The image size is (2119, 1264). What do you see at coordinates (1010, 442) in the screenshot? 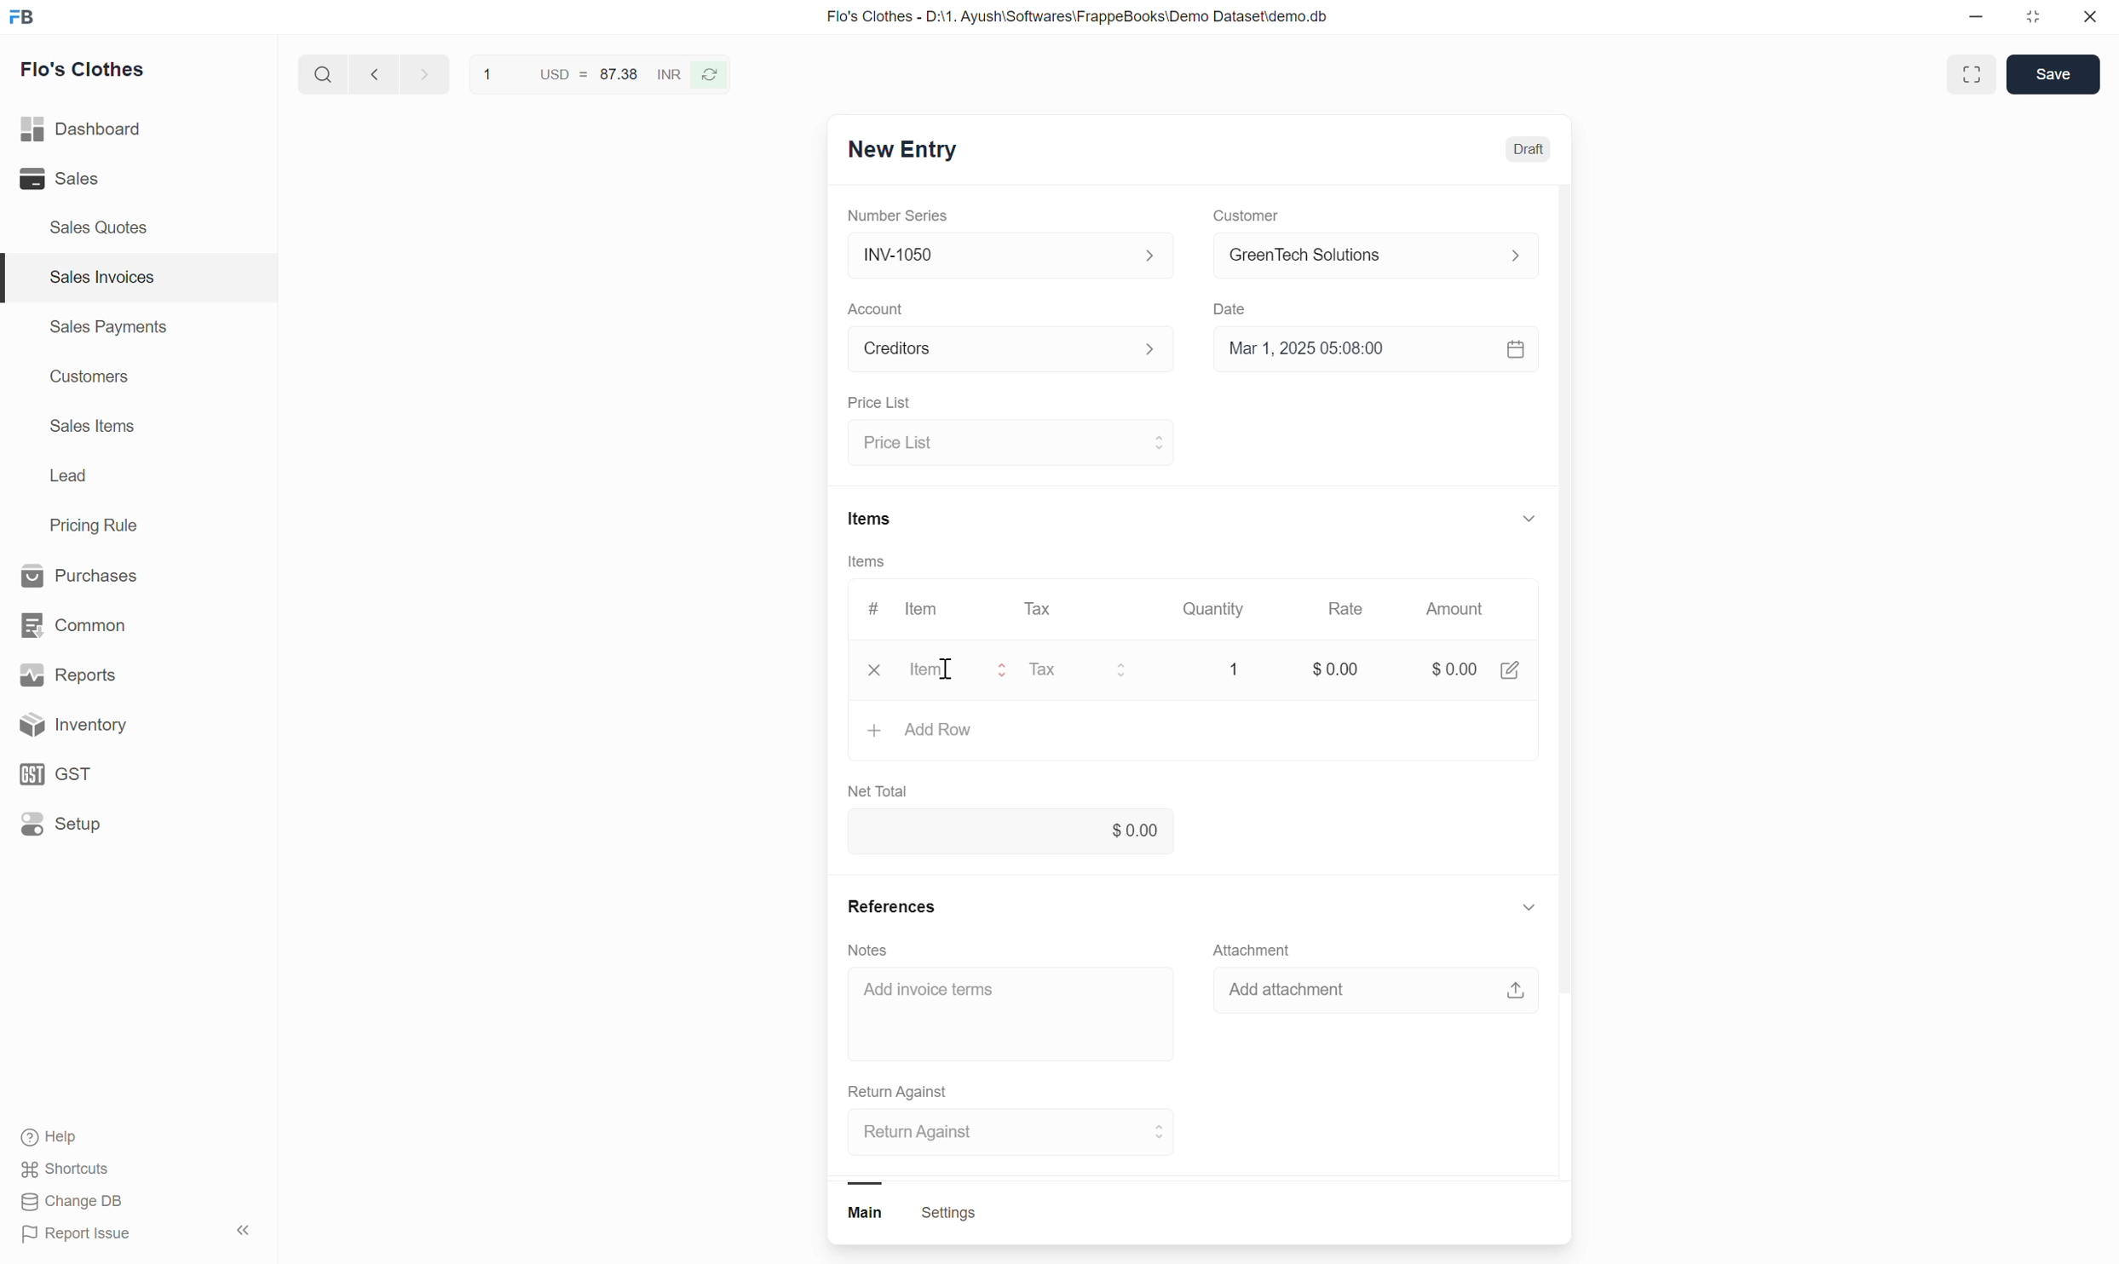
I see `select price list ` at bounding box center [1010, 442].